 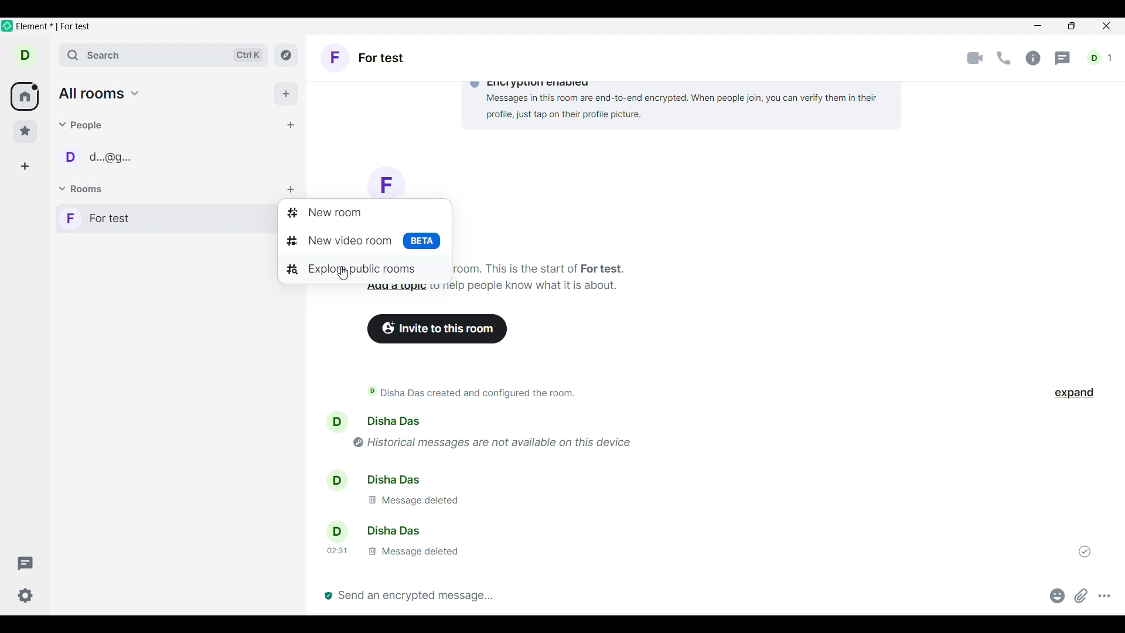 I want to click on Favorites, so click(x=25, y=131).